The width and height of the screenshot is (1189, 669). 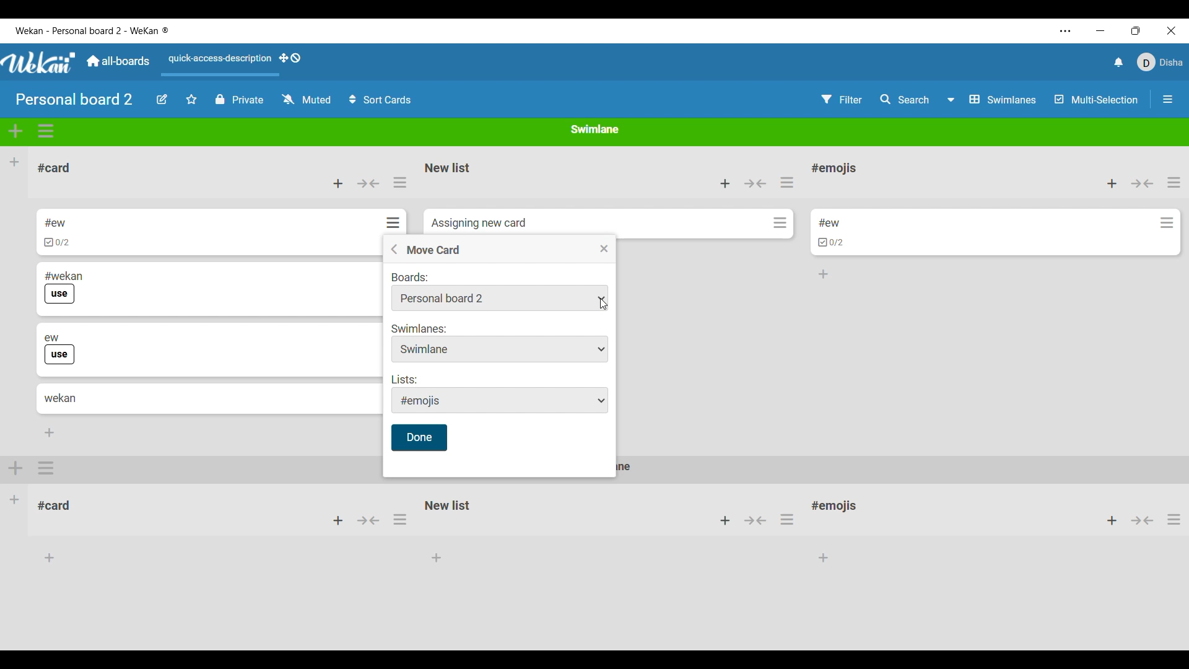 I want to click on List title, so click(x=54, y=168).